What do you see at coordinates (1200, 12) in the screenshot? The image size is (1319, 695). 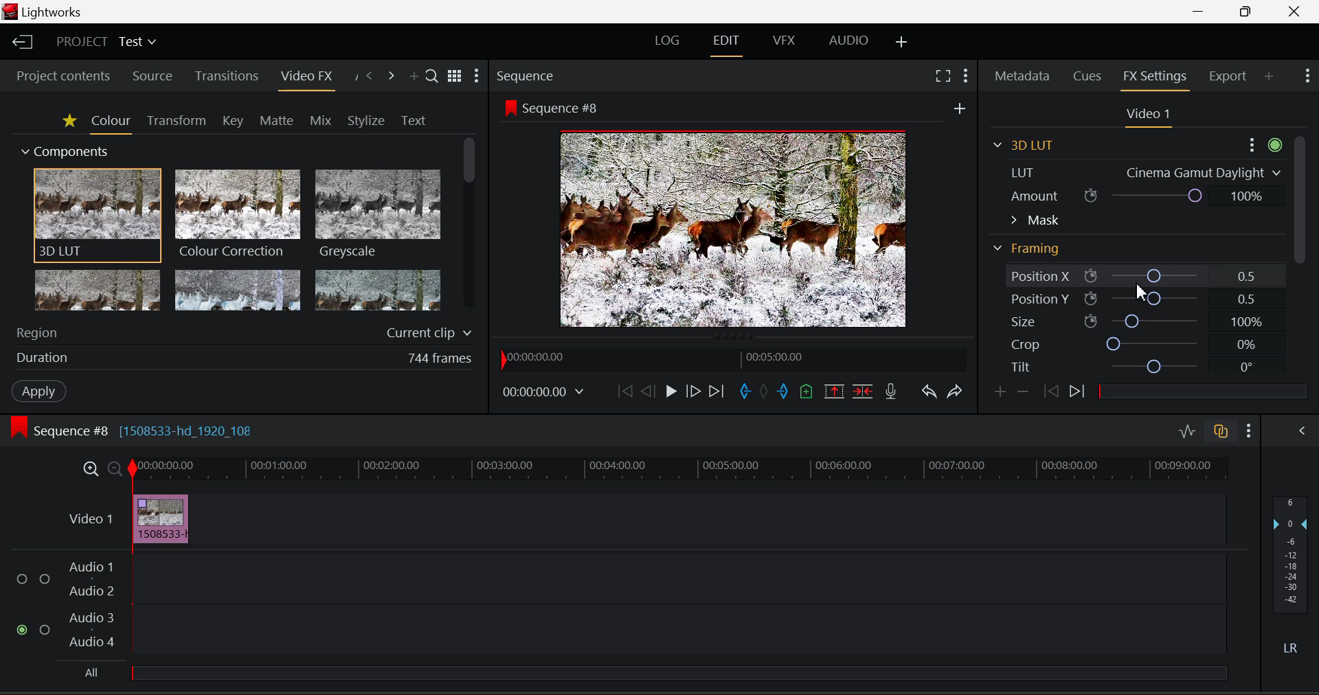 I see `Restore Down` at bounding box center [1200, 12].